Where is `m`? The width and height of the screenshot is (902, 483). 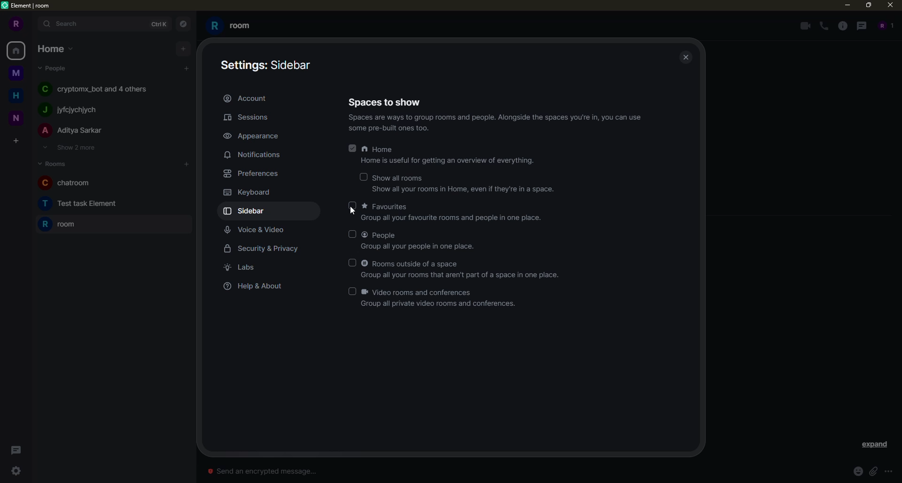
m is located at coordinates (15, 72).